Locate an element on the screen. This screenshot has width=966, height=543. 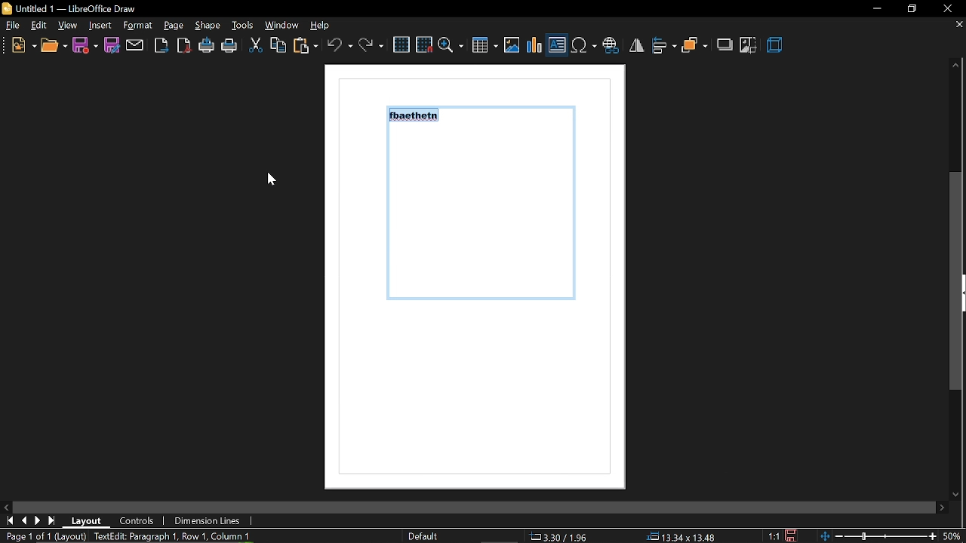
save as is located at coordinates (110, 44).